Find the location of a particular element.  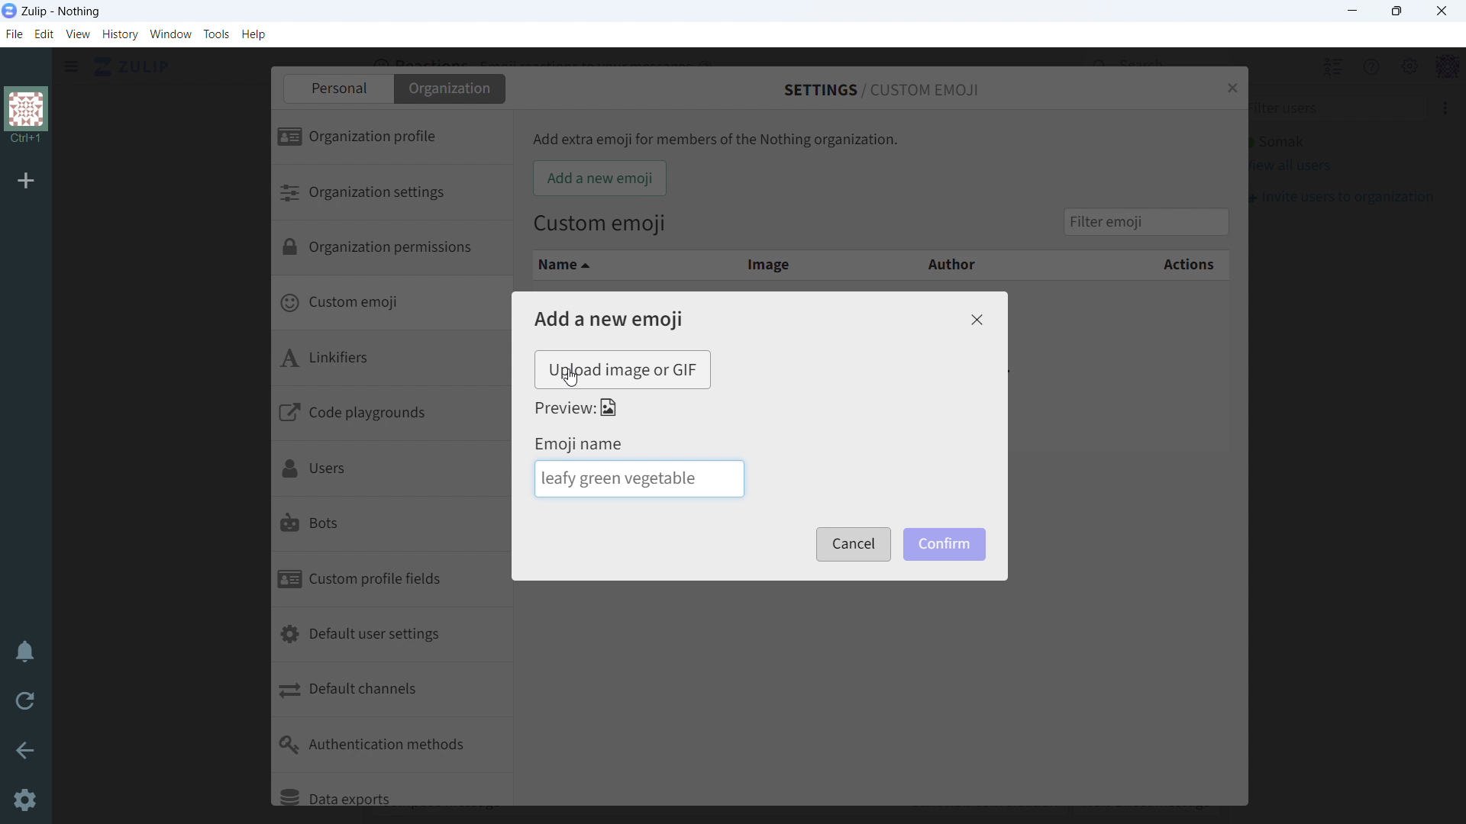

edit is located at coordinates (44, 35).